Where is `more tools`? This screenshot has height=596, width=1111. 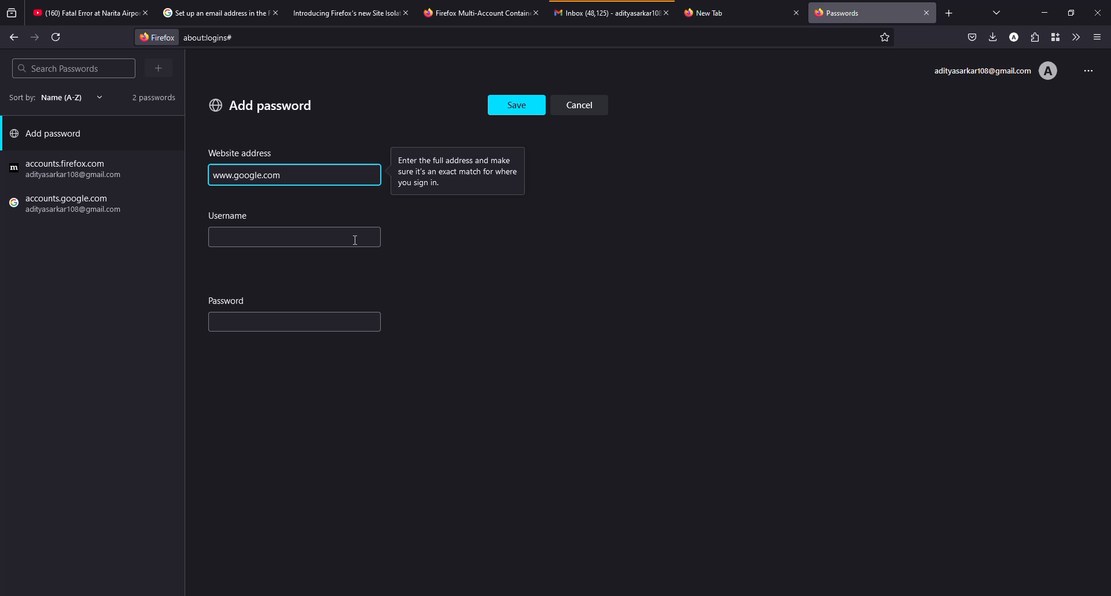 more tools is located at coordinates (1073, 37).